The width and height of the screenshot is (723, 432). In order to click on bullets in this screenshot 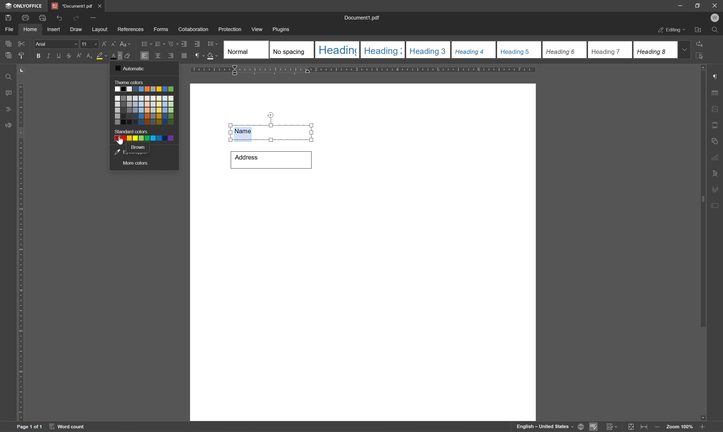, I will do `click(145, 43)`.